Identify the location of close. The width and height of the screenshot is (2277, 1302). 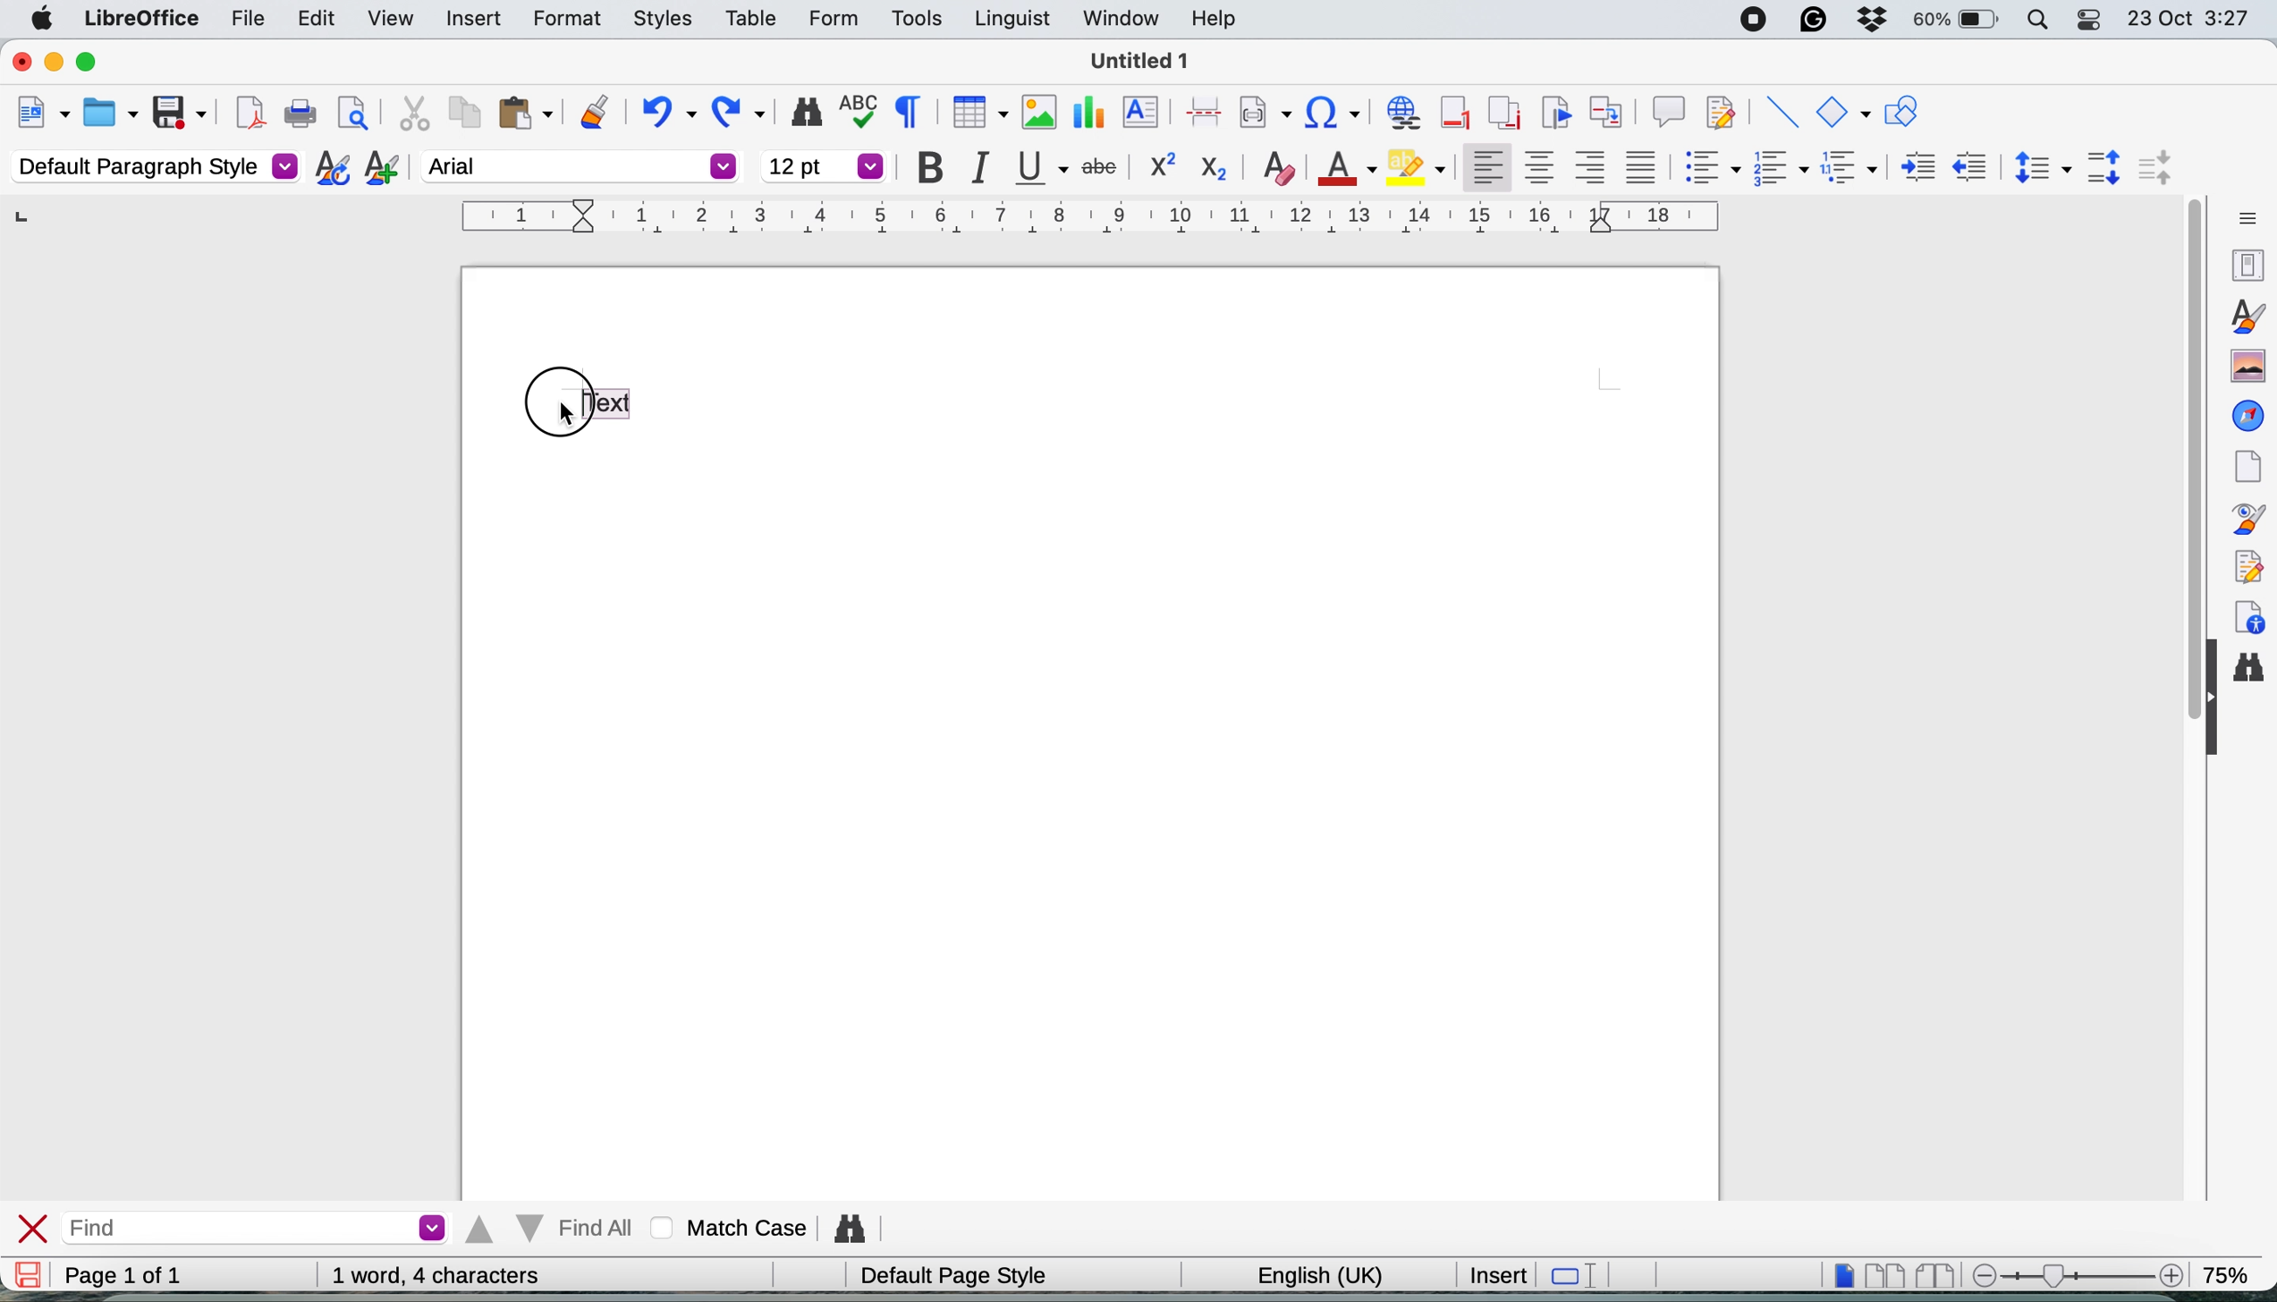
(17, 60).